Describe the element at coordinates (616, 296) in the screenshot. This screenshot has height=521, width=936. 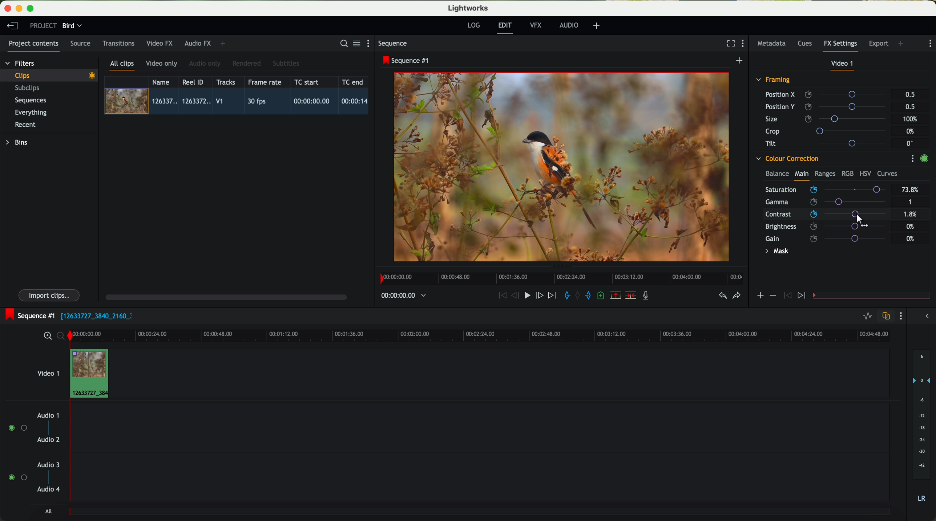
I see `remove the marked section` at that location.